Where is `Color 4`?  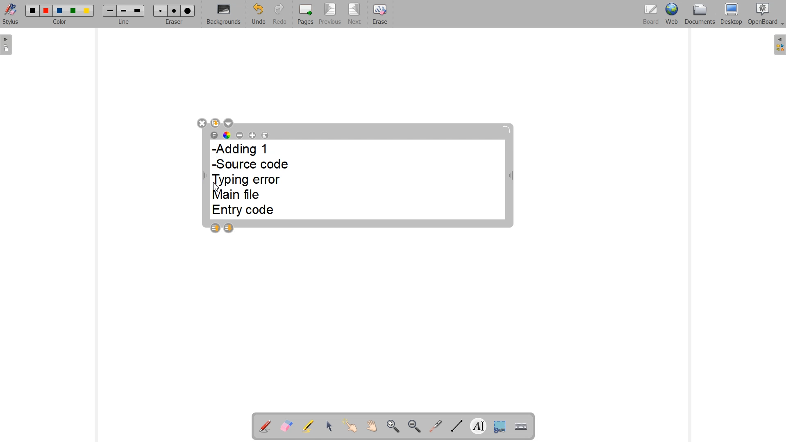
Color 4 is located at coordinates (74, 11).